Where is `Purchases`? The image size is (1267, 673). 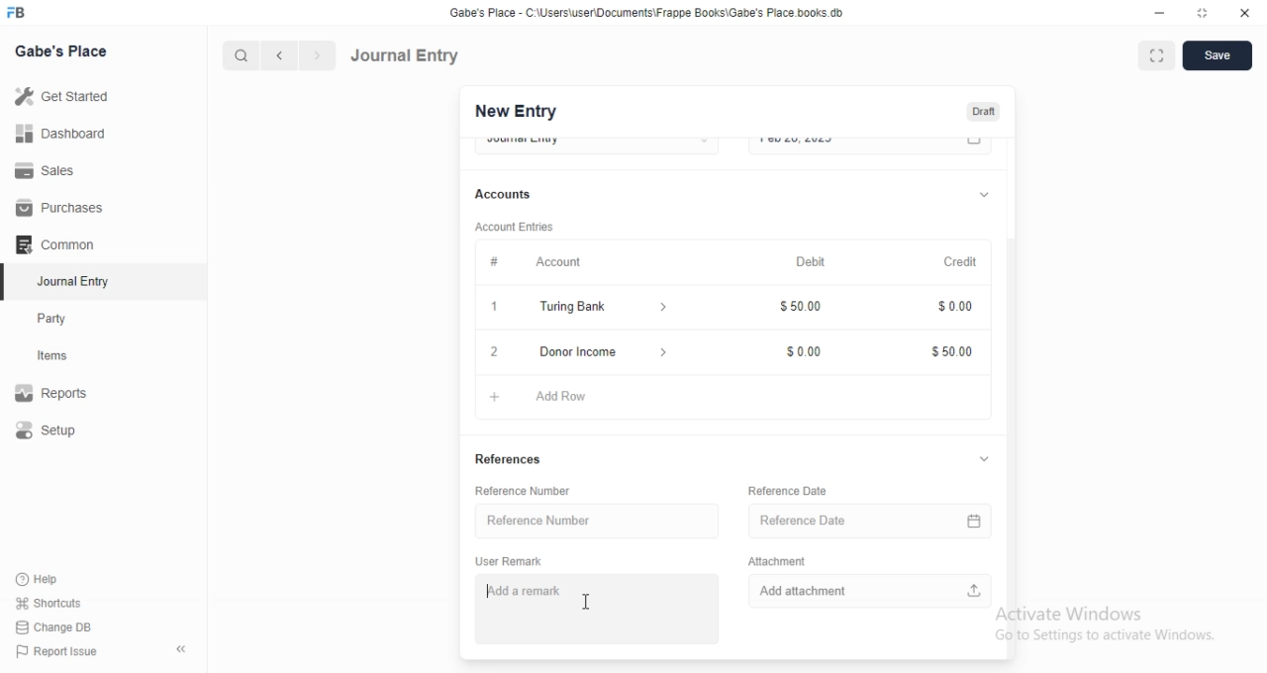 Purchases is located at coordinates (62, 208).